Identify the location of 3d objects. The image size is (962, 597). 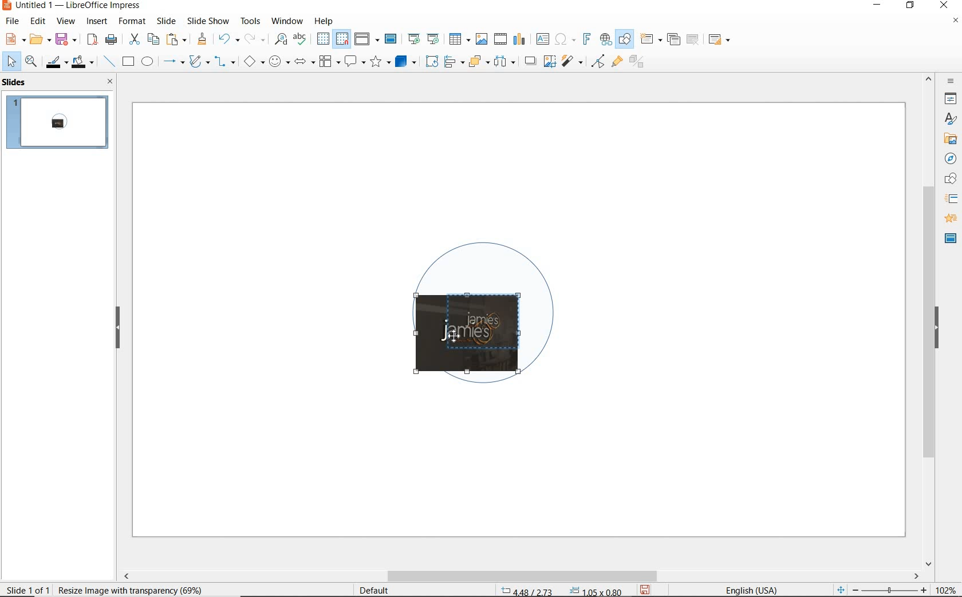
(406, 62).